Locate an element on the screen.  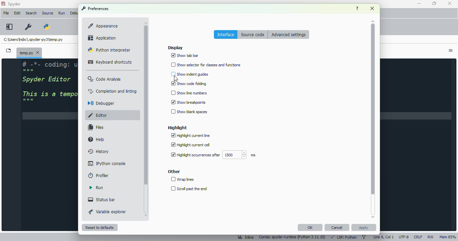
scroll past the end is located at coordinates (189, 188).